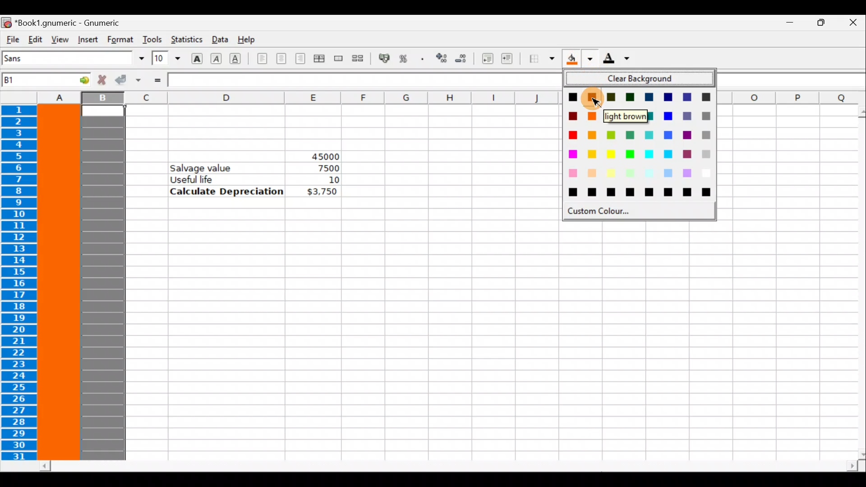  Describe the element at coordinates (228, 179) in the screenshot. I see `Useful life` at that location.